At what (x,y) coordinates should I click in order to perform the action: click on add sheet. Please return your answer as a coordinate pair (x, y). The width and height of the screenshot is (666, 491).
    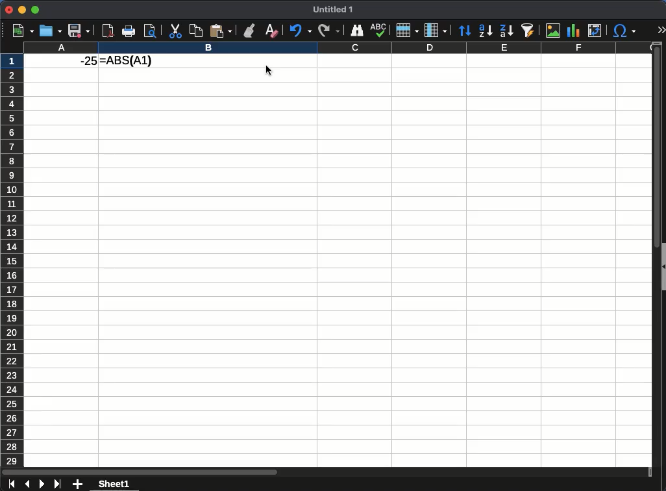
    Looking at the image, I should click on (78, 483).